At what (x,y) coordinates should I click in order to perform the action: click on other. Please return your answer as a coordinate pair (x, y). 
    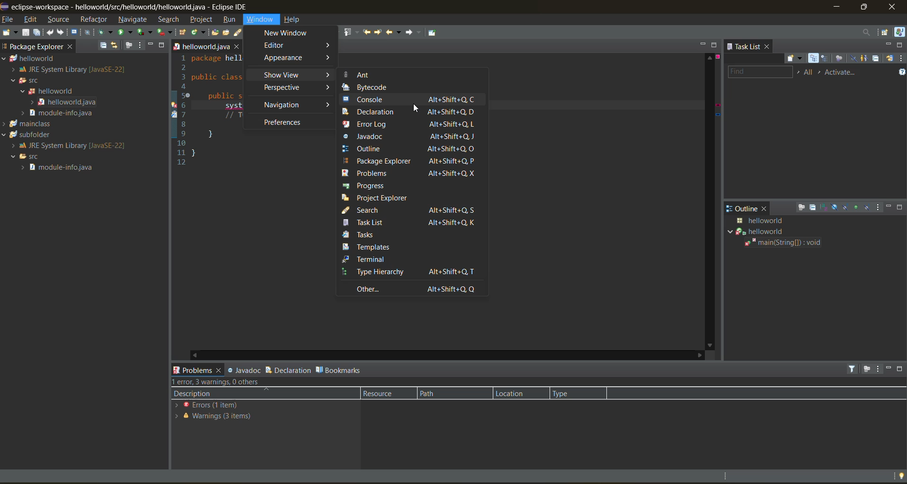
    Looking at the image, I should click on (415, 288).